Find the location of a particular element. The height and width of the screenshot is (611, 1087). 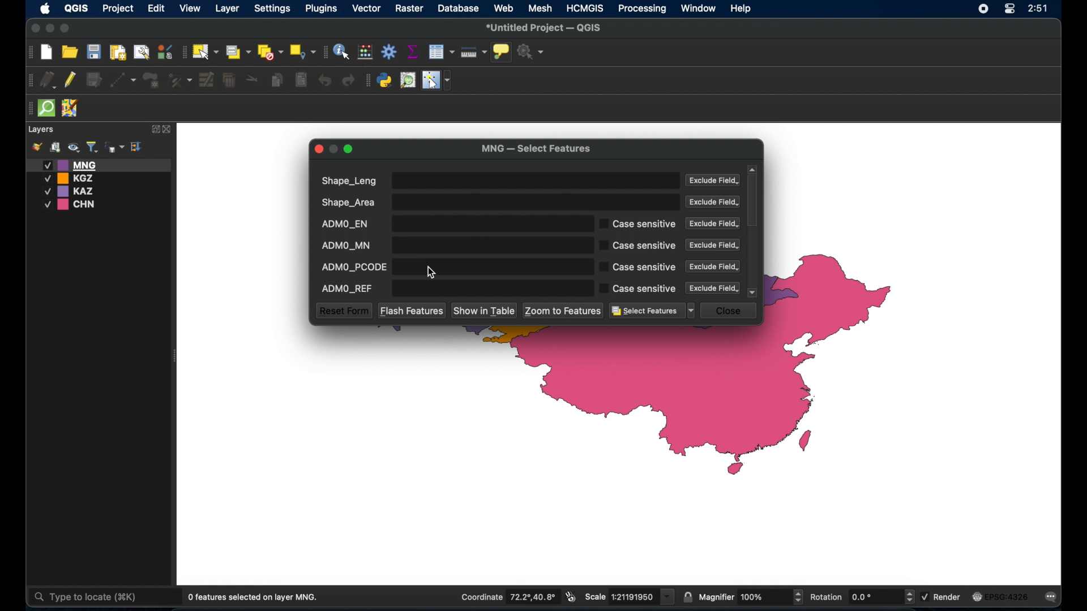

plugins is located at coordinates (322, 8).